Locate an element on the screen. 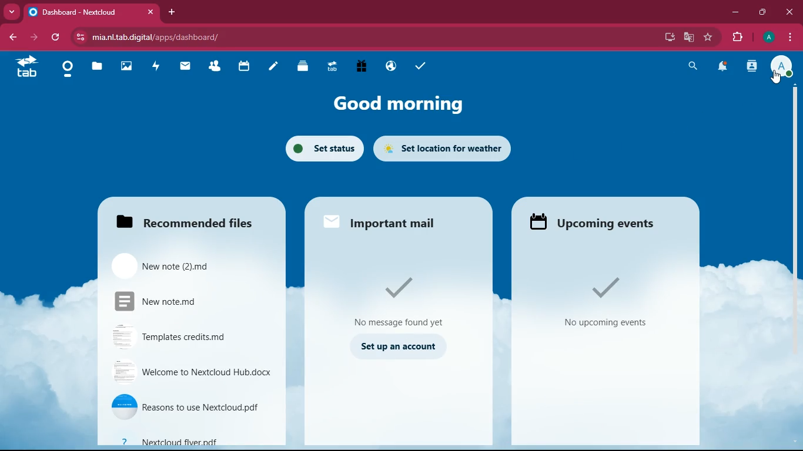 The height and width of the screenshot is (451, 803). desktop is located at coordinates (669, 37).